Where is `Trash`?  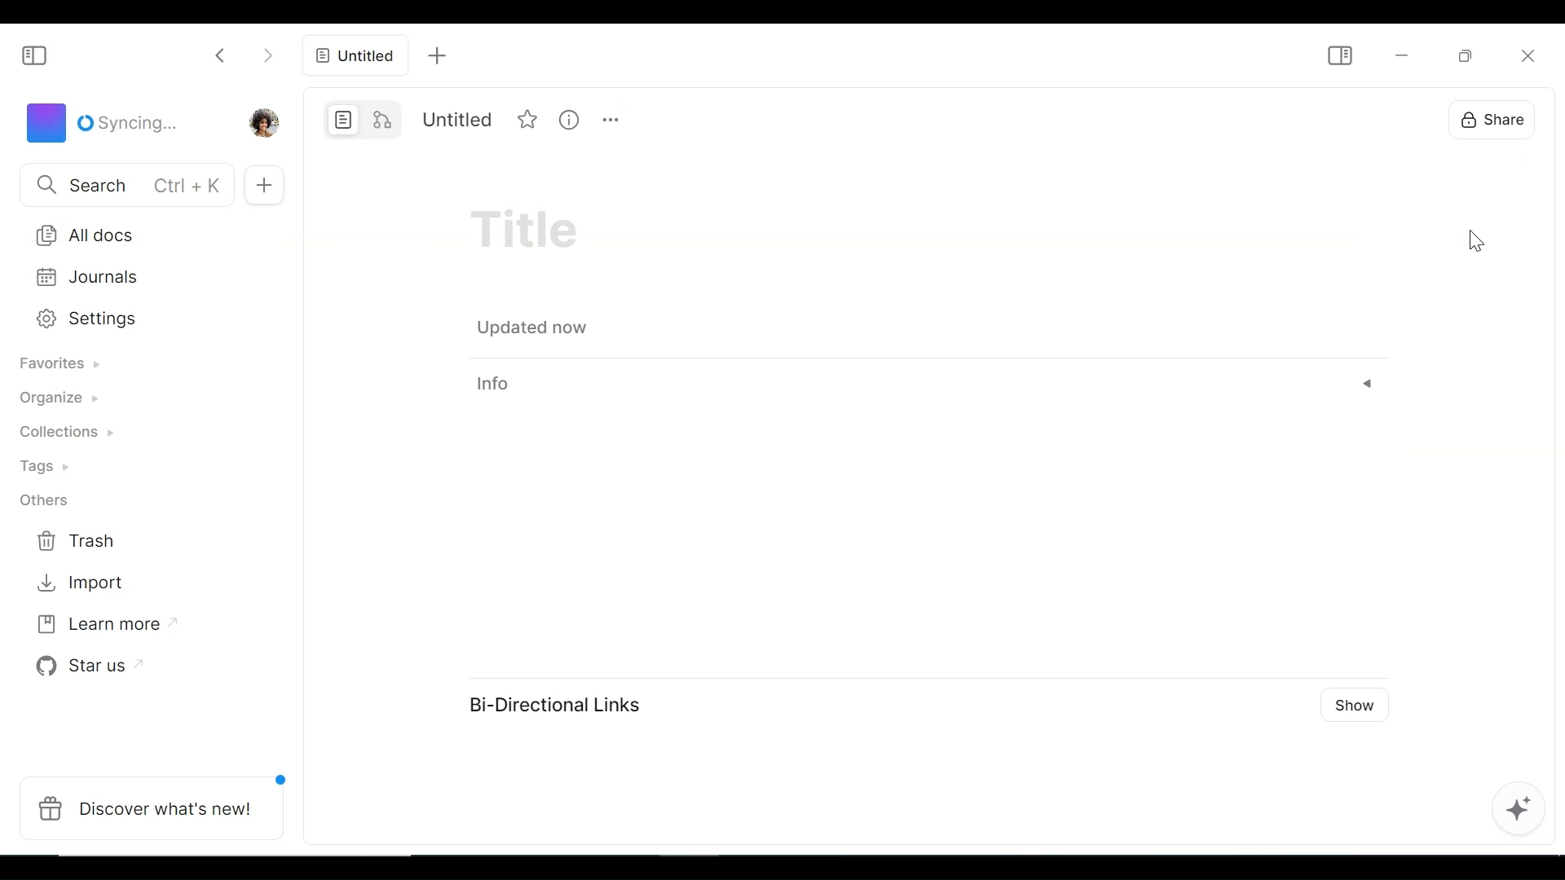 Trash is located at coordinates (77, 542).